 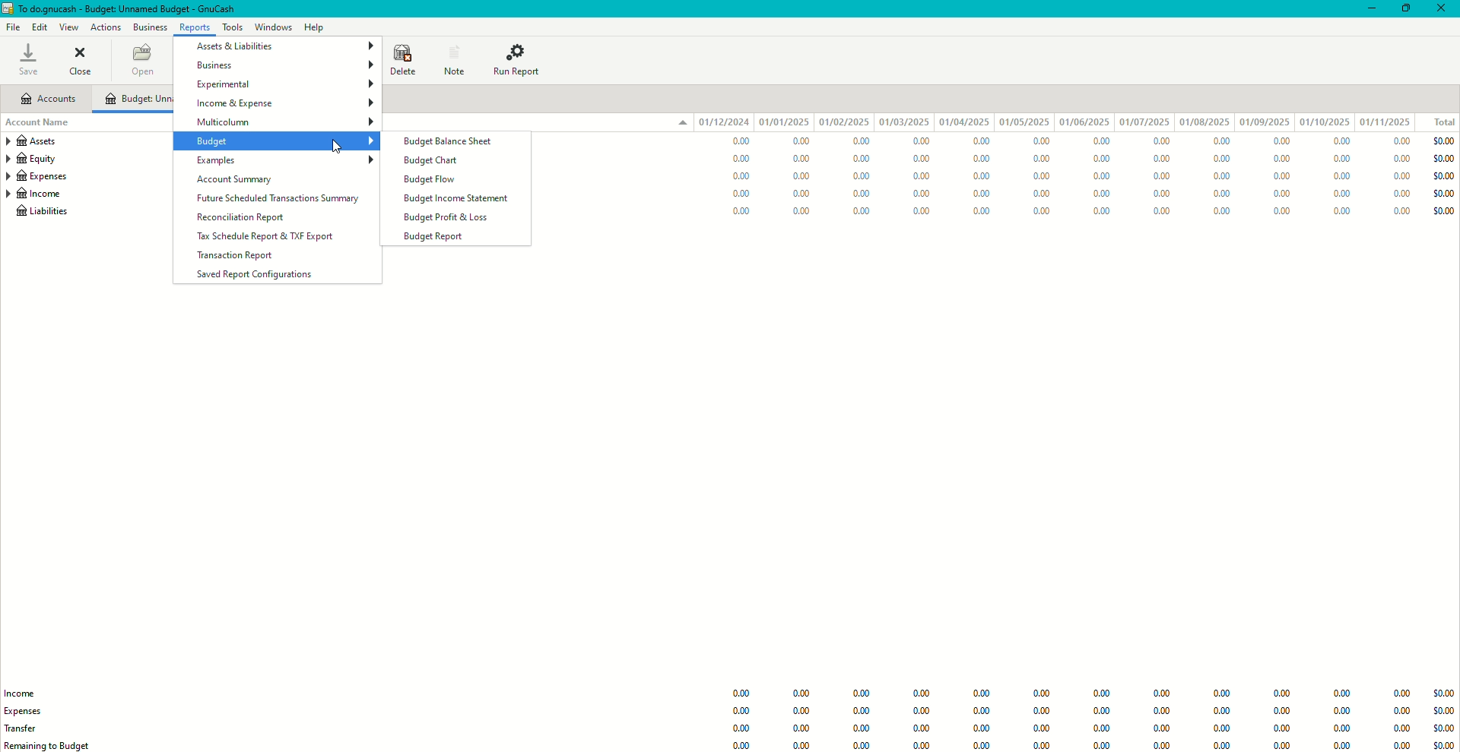 What do you see at coordinates (48, 100) in the screenshot?
I see `Accounts` at bounding box center [48, 100].